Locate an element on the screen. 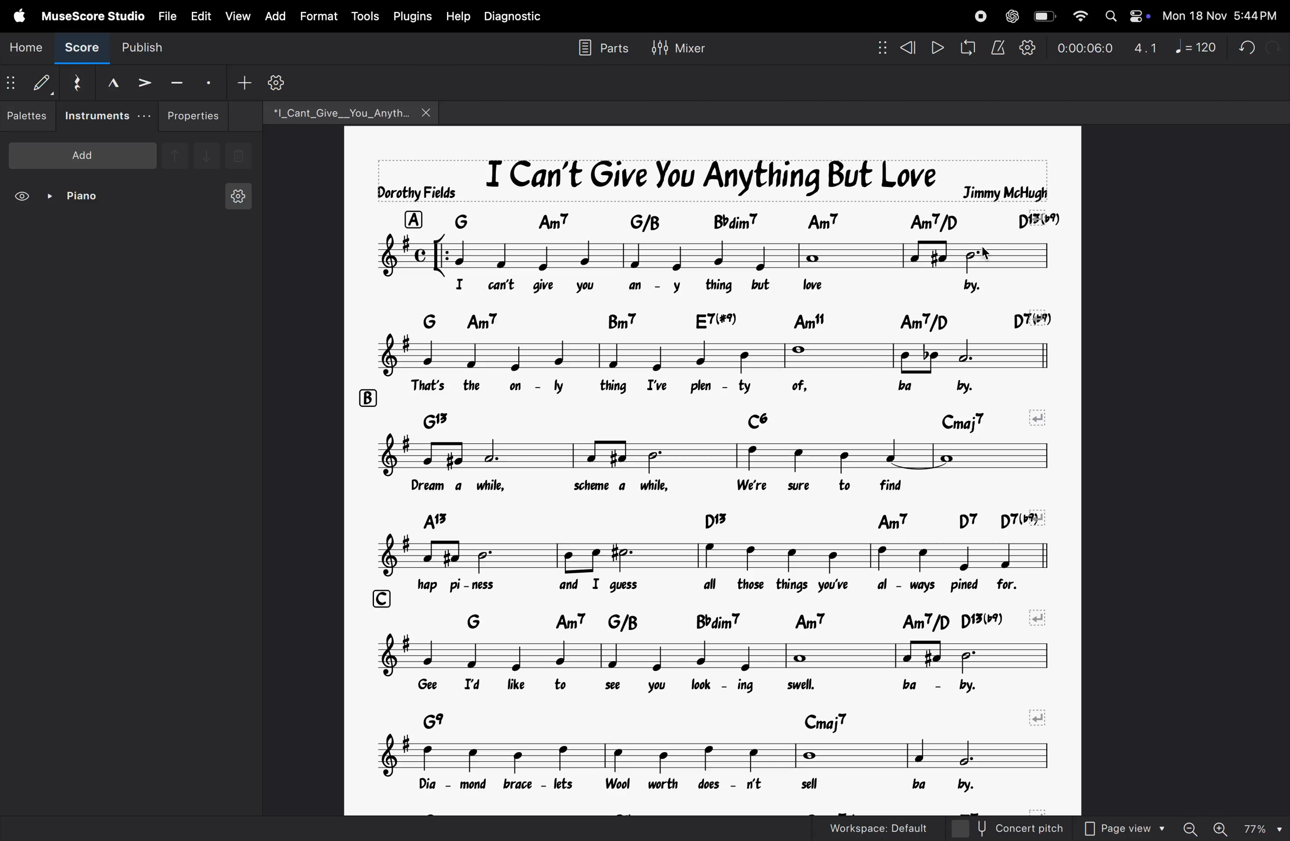 This screenshot has width=1290, height=841. notes is located at coordinates (710, 756).